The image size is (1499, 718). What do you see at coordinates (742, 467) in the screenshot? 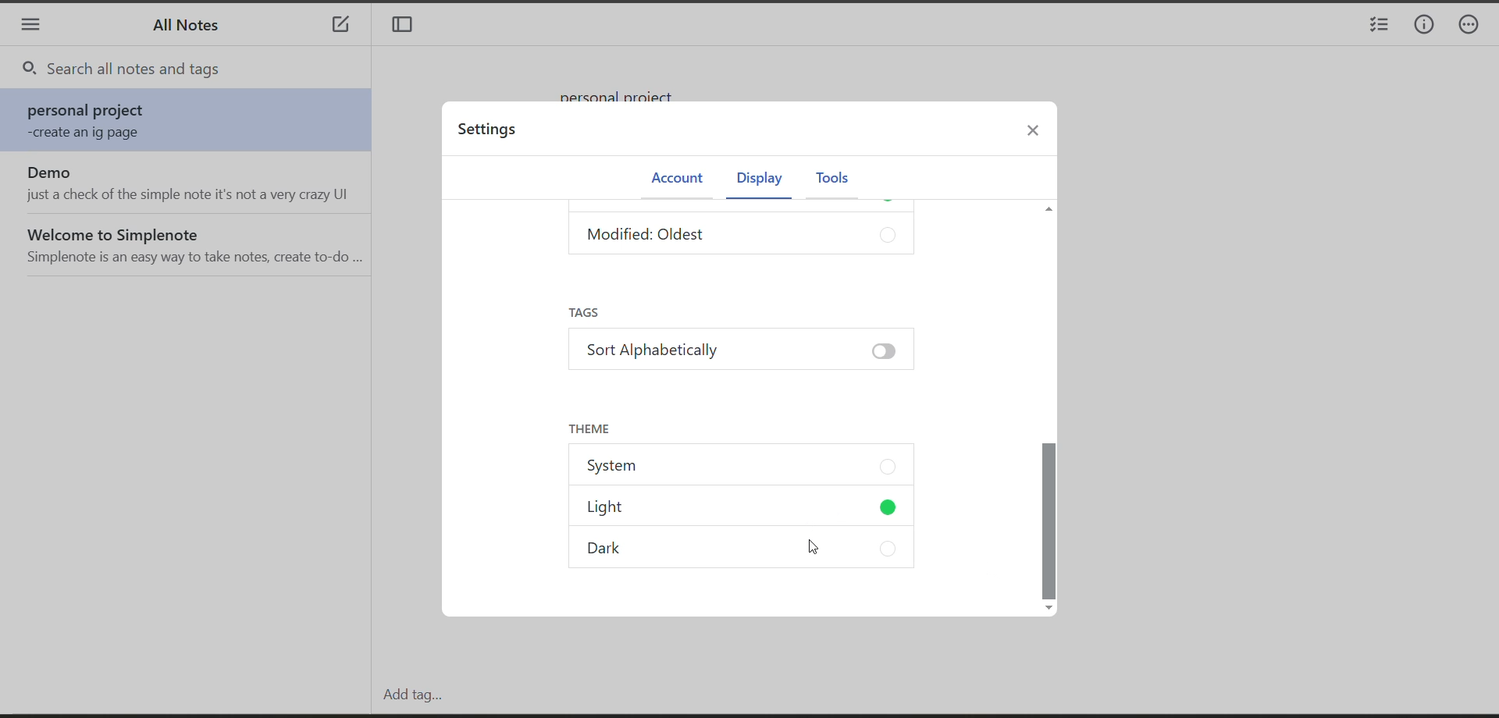
I see `system` at bounding box center [742, 467].